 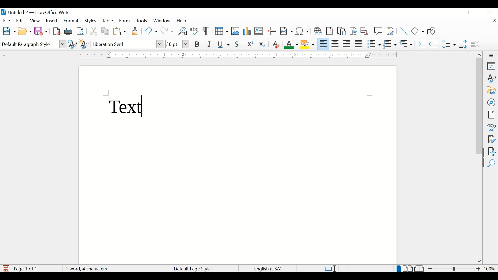 What do you see at coordinates (492, 66) in the screenshot?
I see `properties` at bounding box center [492, 66].